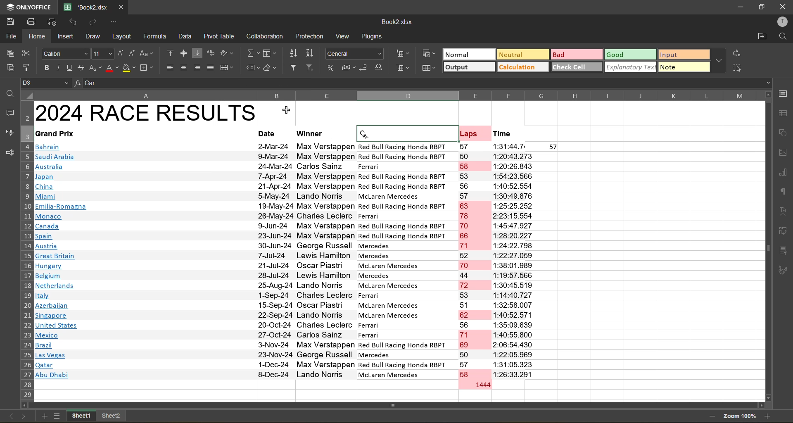 This screenshot has height=423, width=793. Describe the element at coordinates (74, 21) in the screenshot. I see `undo` at that location.